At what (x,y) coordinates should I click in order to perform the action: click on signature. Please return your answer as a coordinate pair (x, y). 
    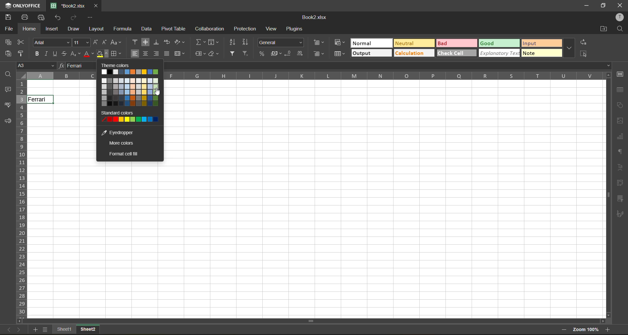
    Looking at the image, I should click on (621, 215).